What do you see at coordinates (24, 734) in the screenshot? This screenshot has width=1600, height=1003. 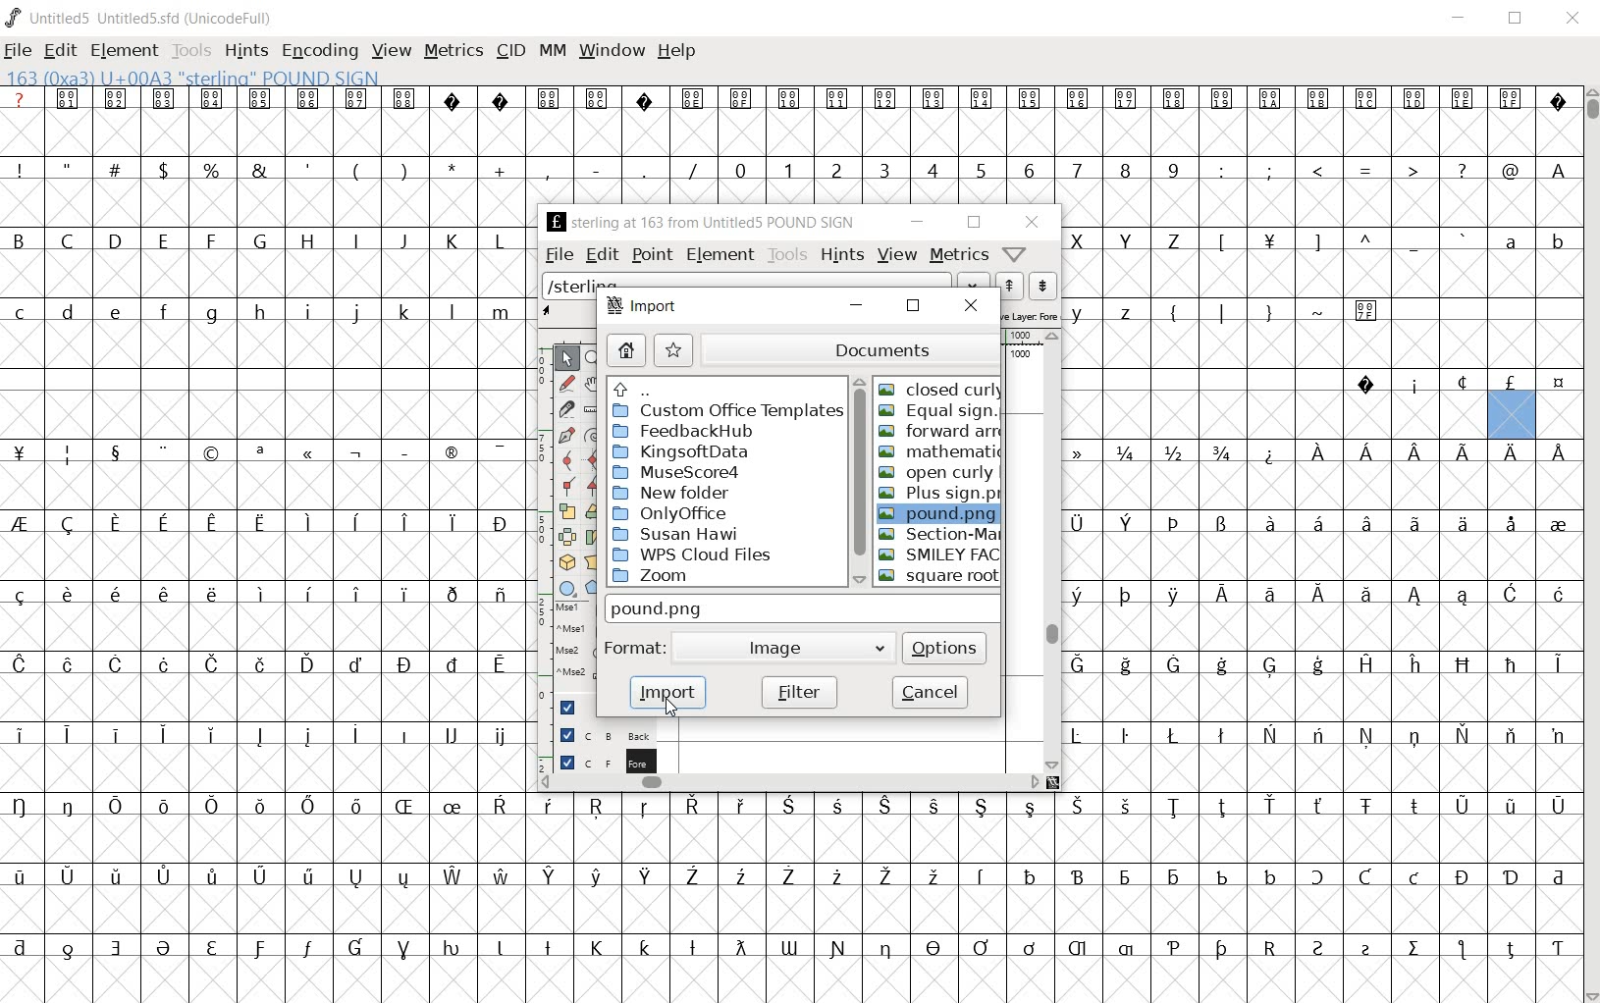 I see `Symbol` at bounding box center [24, 734].